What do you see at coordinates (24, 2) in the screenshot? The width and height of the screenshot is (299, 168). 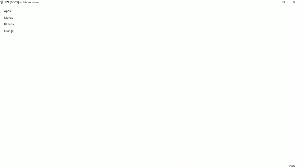 I see `Title` at bounding box center [24, 2].